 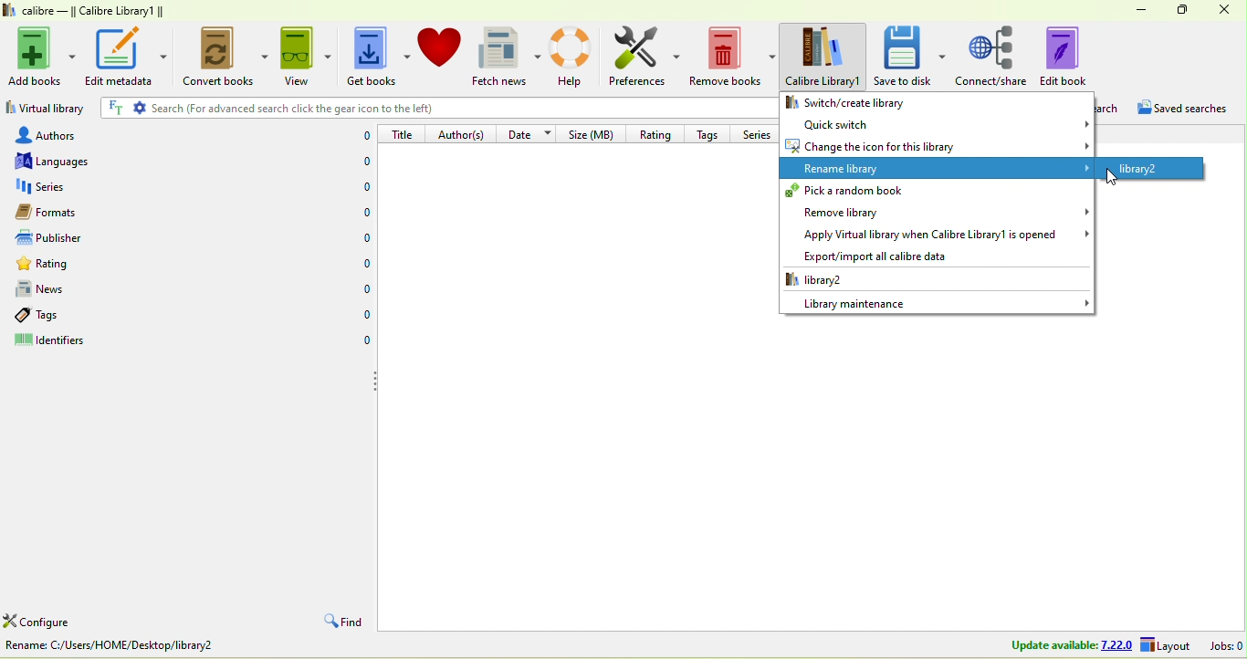 I want to click on 0, so click(x=362, y=316).